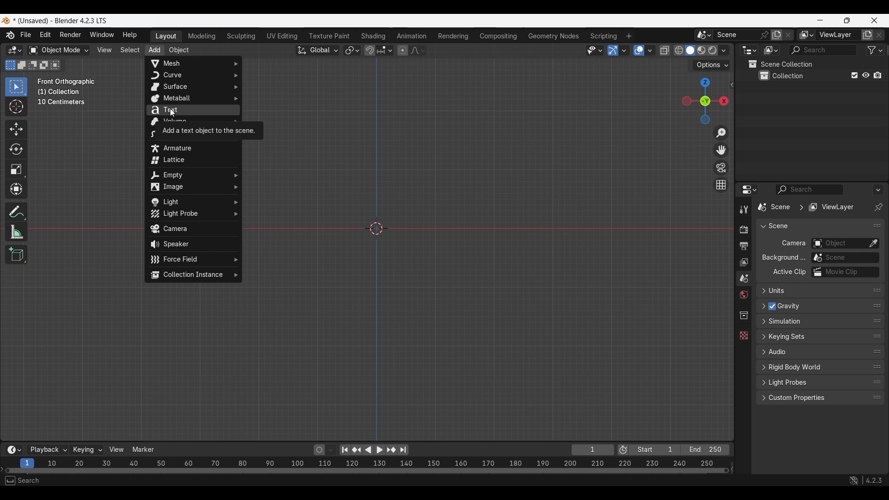 This screenshot has width=889, height=500. What do you see at coordinates (744, 336) in the screenshot?
I see `Texture` at bounding box center [744, 336].